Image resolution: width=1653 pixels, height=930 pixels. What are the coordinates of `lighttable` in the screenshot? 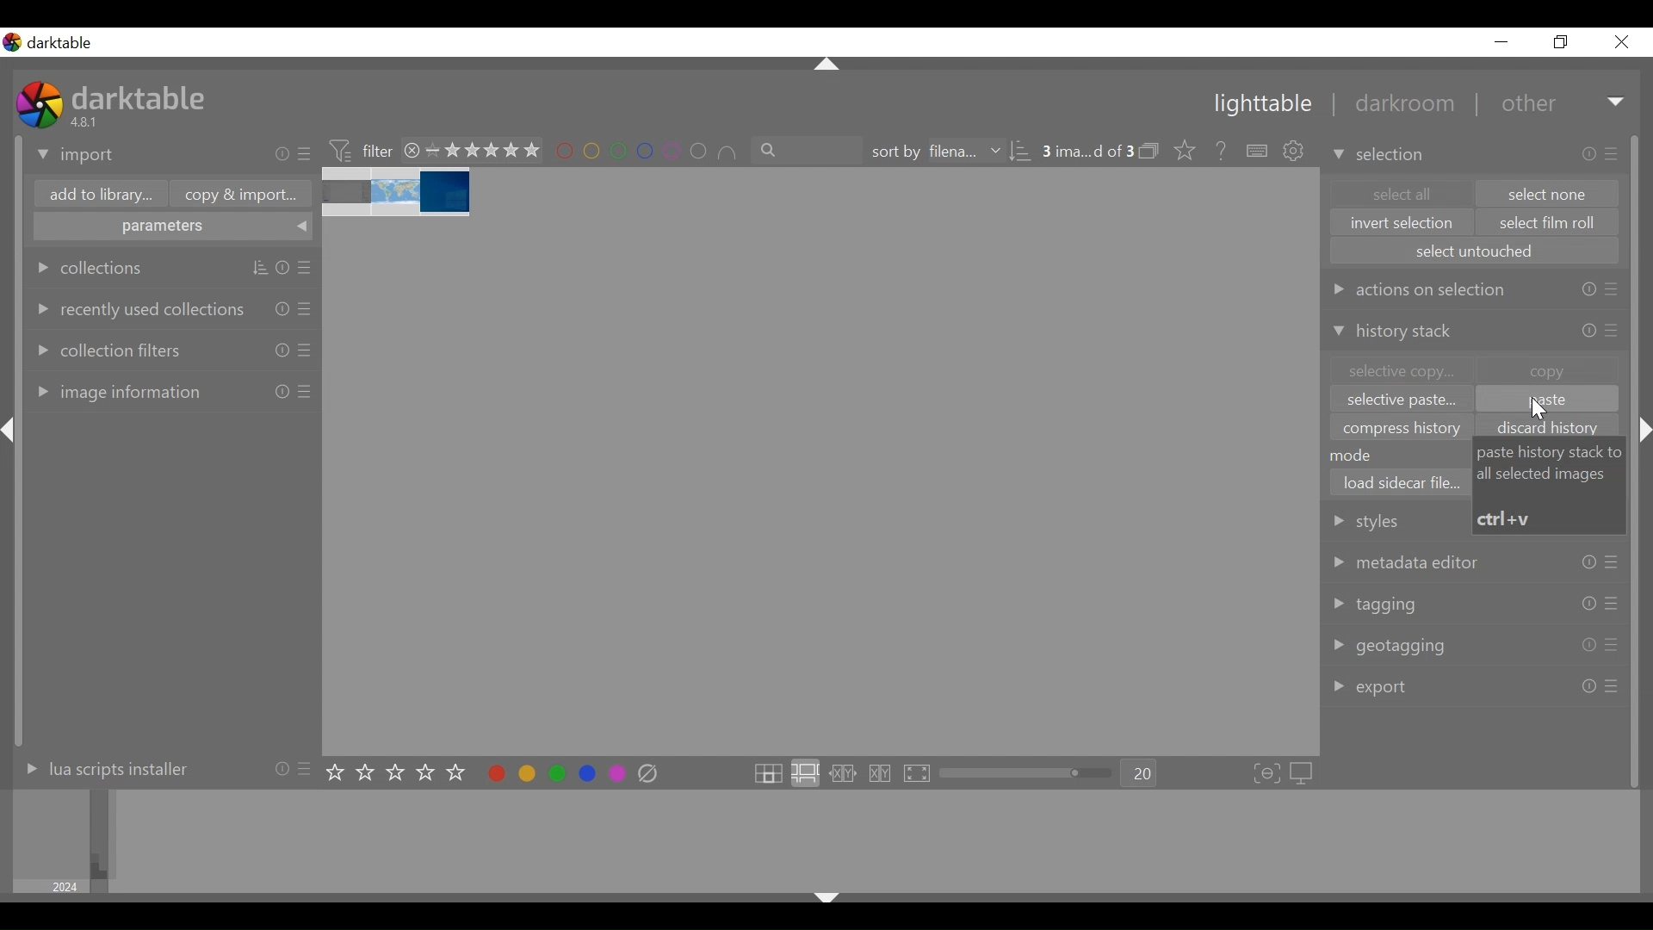 It's located at (1261, 105).